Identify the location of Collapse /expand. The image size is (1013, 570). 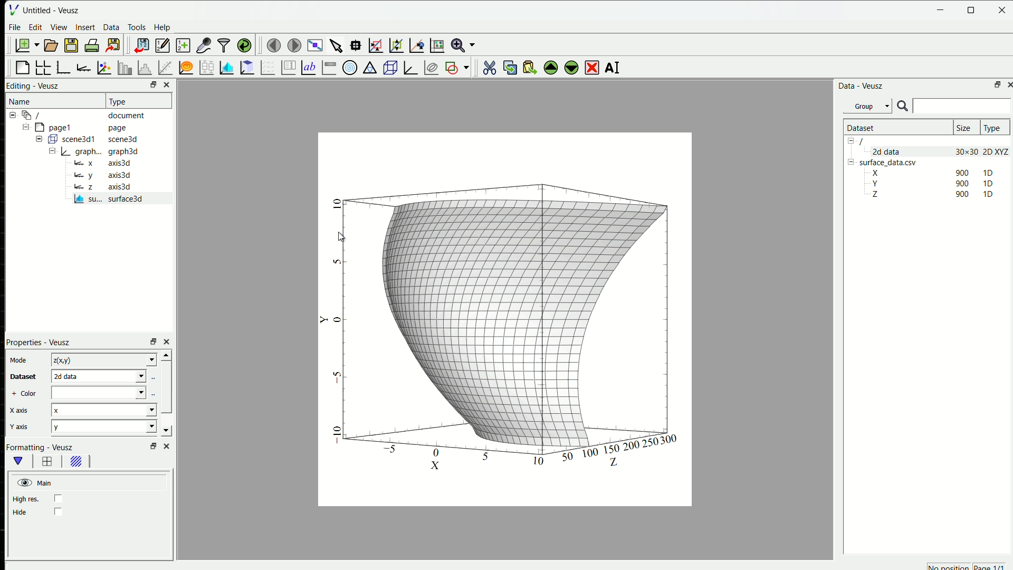
(53, 150).